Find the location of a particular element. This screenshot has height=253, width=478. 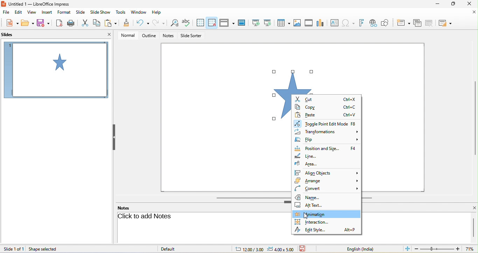

edit style is located at coordinates (326, 231).